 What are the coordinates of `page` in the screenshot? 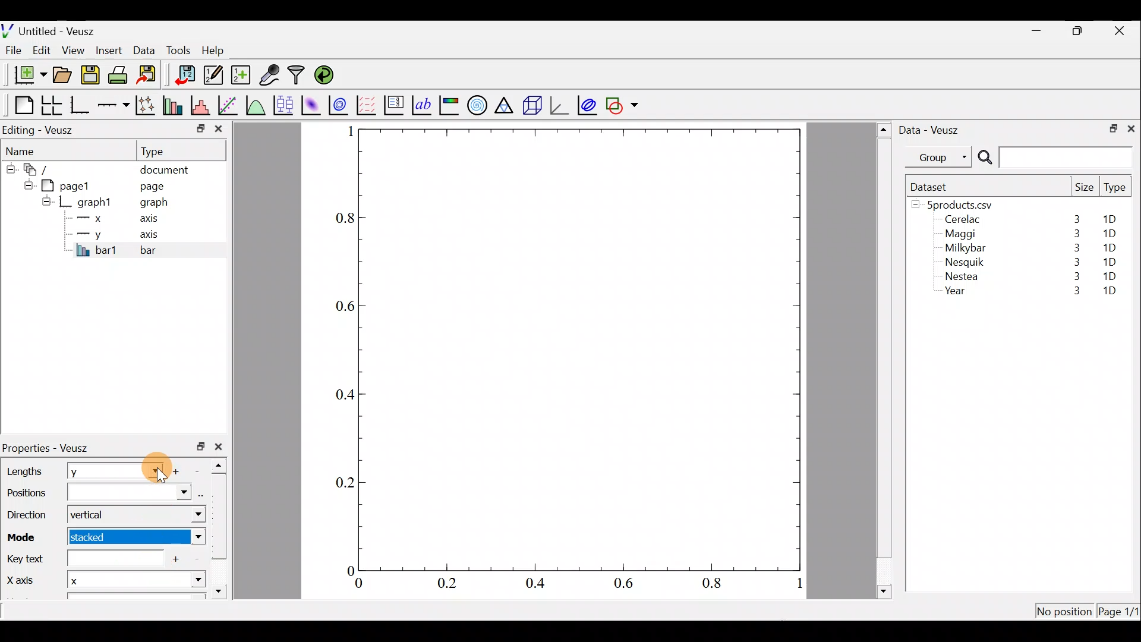 It's located at (151, 185).